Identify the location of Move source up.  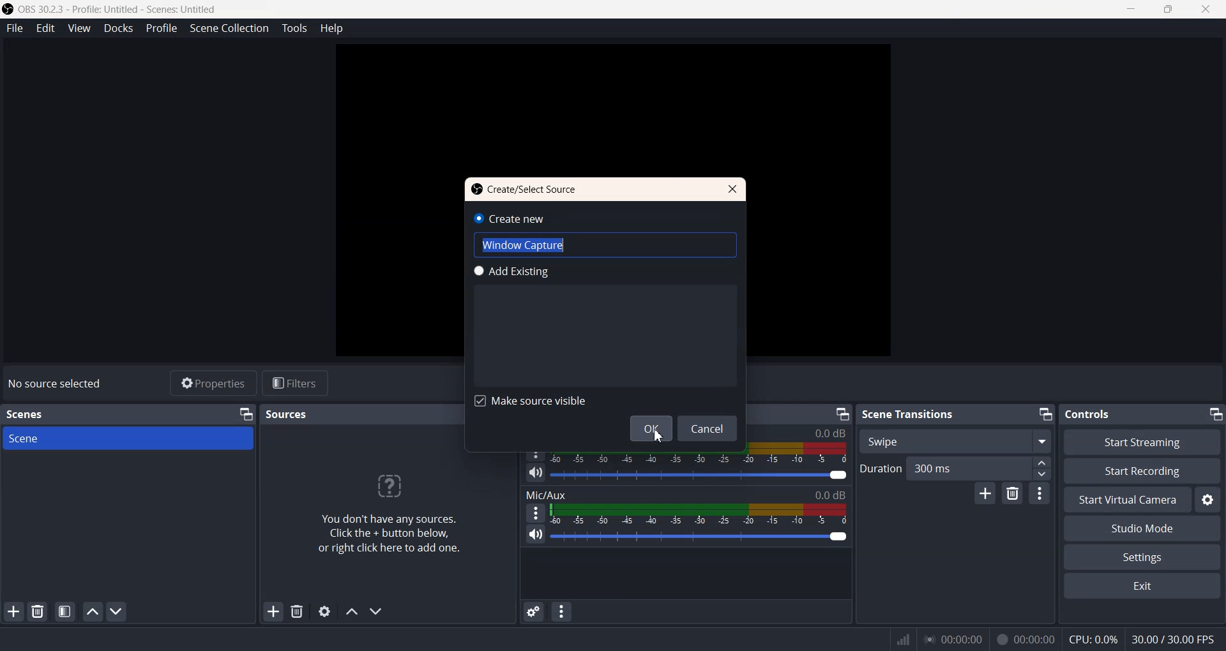
(352, 611).